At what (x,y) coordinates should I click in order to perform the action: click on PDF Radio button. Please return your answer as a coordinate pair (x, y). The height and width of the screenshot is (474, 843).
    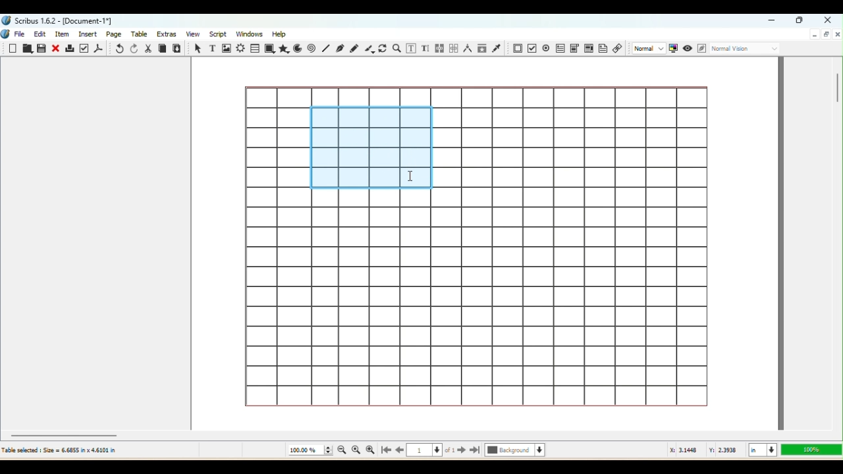
    Looking at the image, I should click on (531, 48).